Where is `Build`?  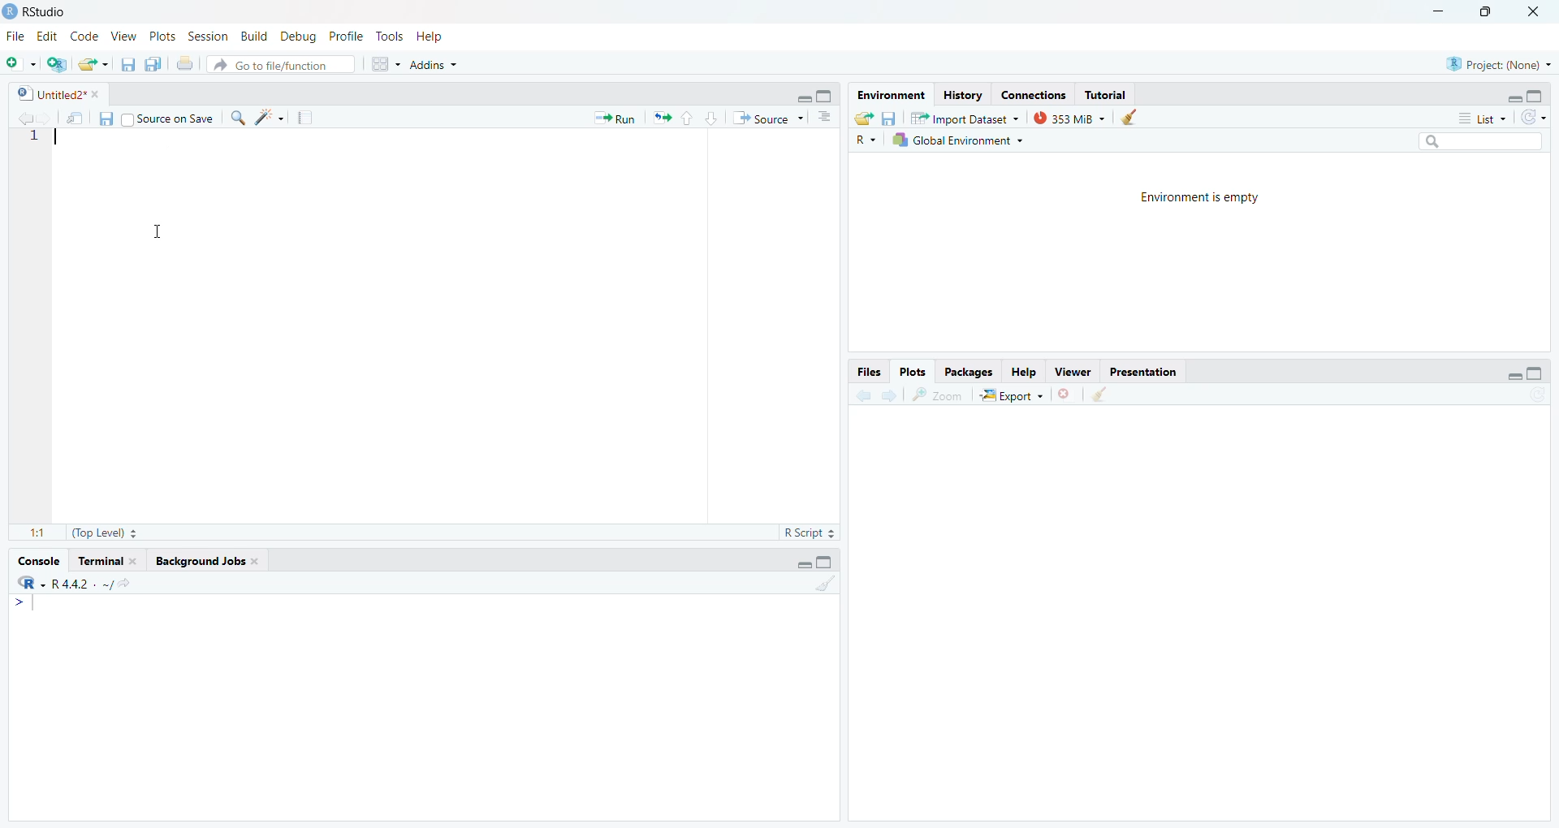
Build is located at coordinates (253, 37).